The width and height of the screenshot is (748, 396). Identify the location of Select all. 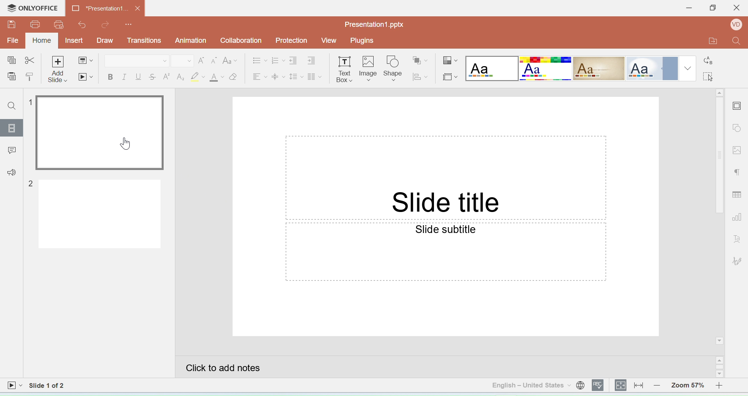
(711, 75).